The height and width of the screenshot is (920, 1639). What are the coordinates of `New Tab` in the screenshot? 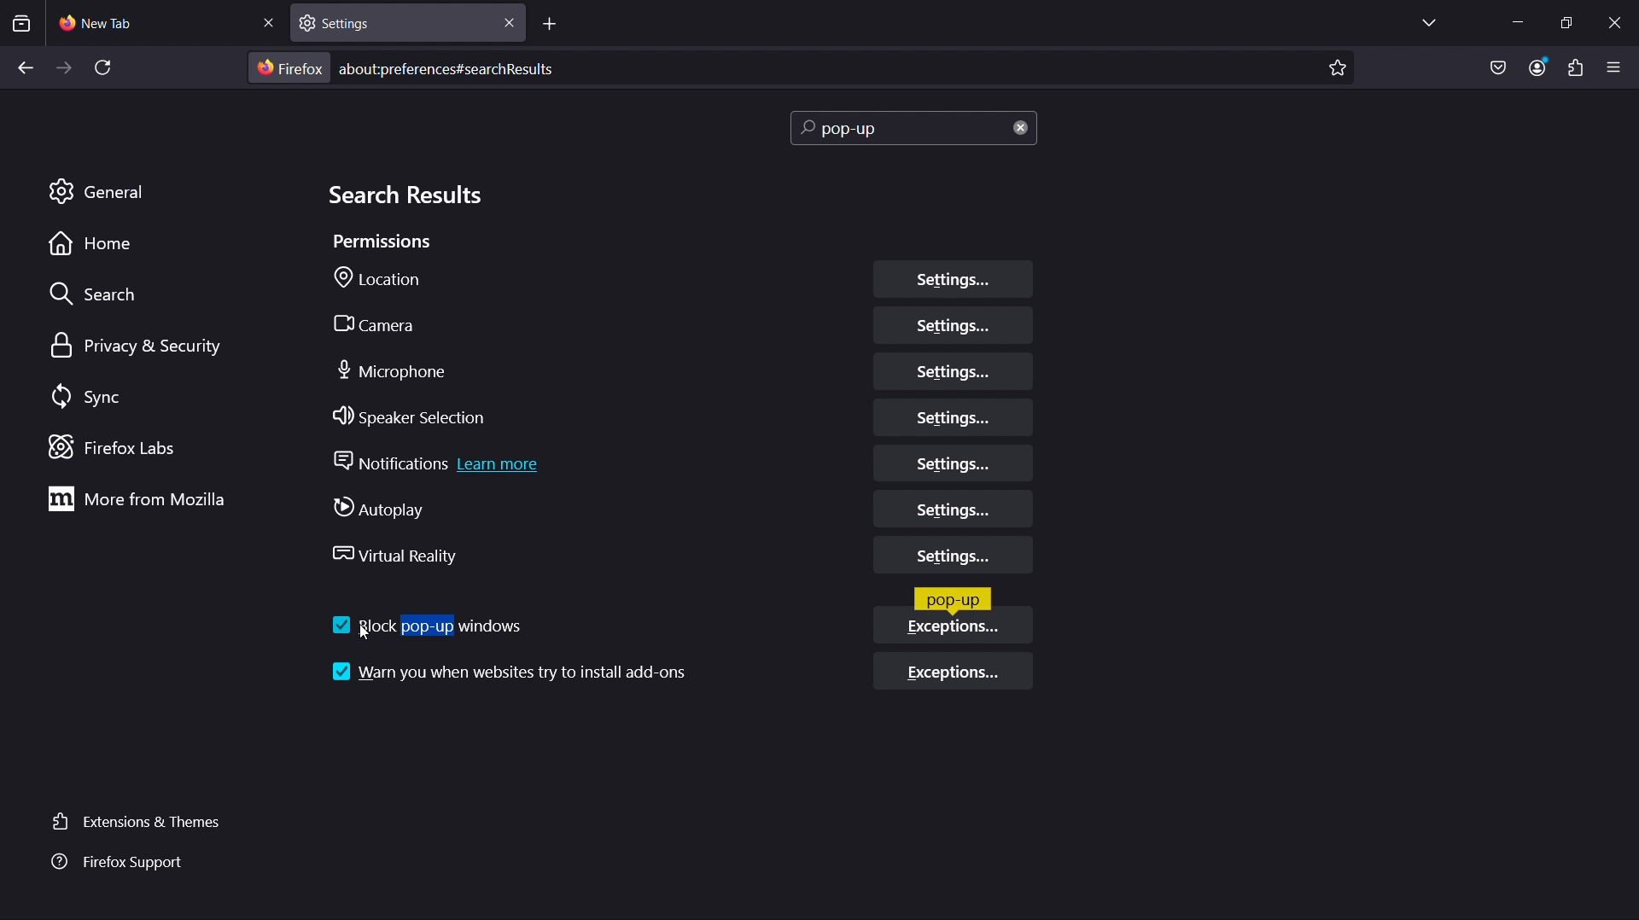 It's located at (167, 25).